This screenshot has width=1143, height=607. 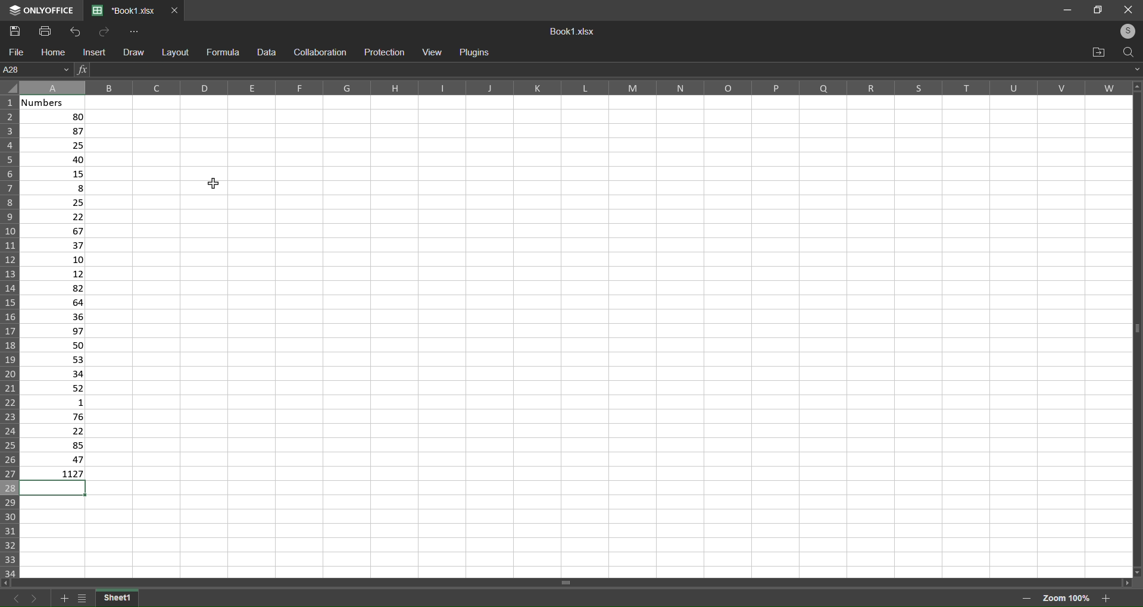 What do you see at coordinates (213, 183) in the screenshot?
I see `cursor` at bounding box center [213, 183].